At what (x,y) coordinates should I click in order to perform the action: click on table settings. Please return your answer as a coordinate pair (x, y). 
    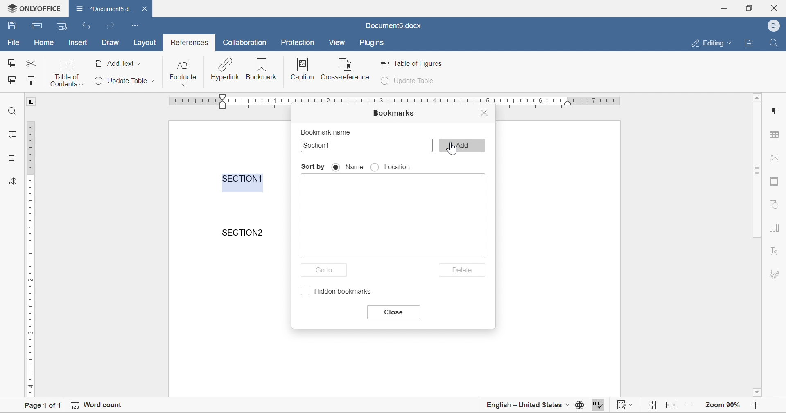
    Looking at the image, I should click on (776, 136).